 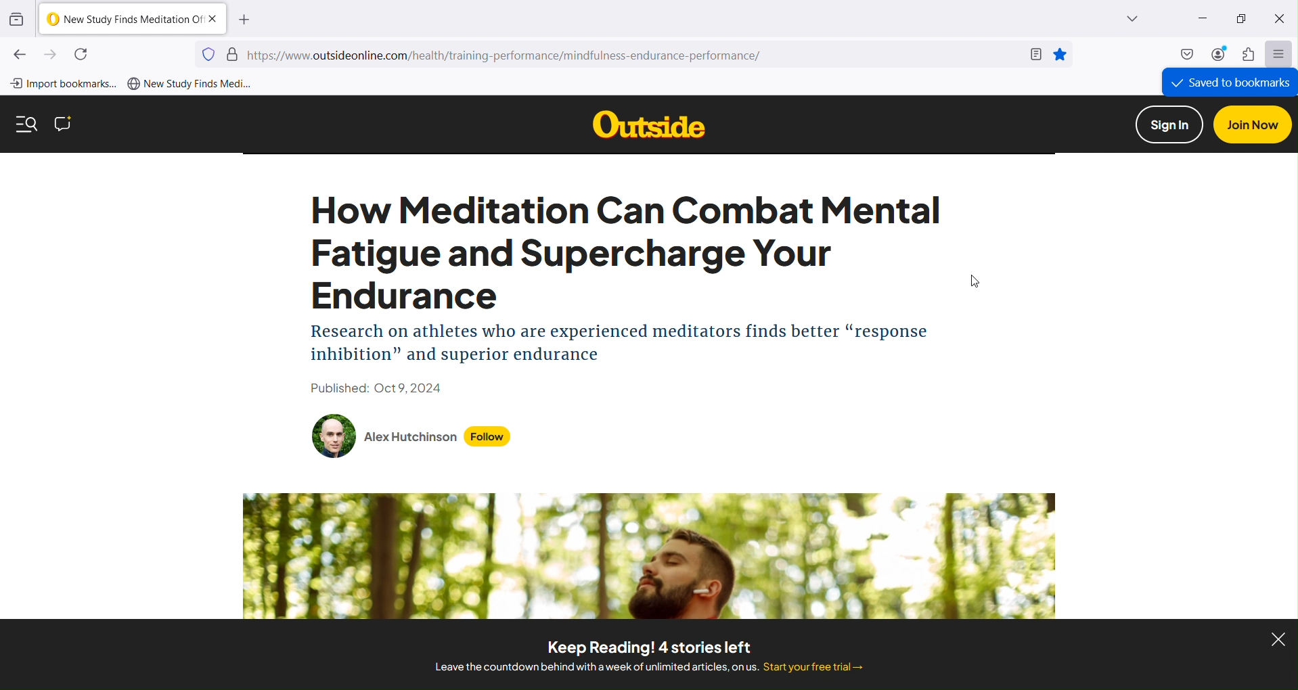 What do you see at coordinates (411, 437) in the screenshot?
I see `Author name` at bounding box center [411, 437].